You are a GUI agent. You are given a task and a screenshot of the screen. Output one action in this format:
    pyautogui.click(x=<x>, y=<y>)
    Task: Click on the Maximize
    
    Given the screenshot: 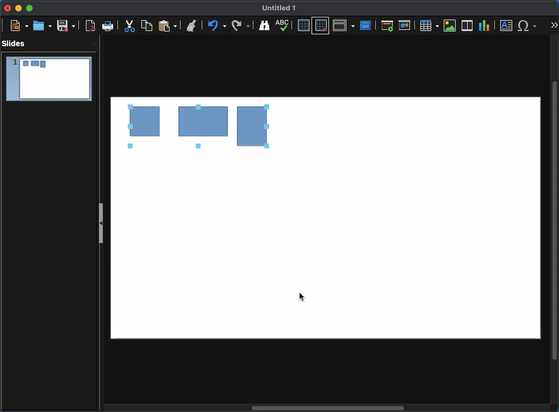 What is the action you would take?
    pyautogui.click(x=29, y=8)
    